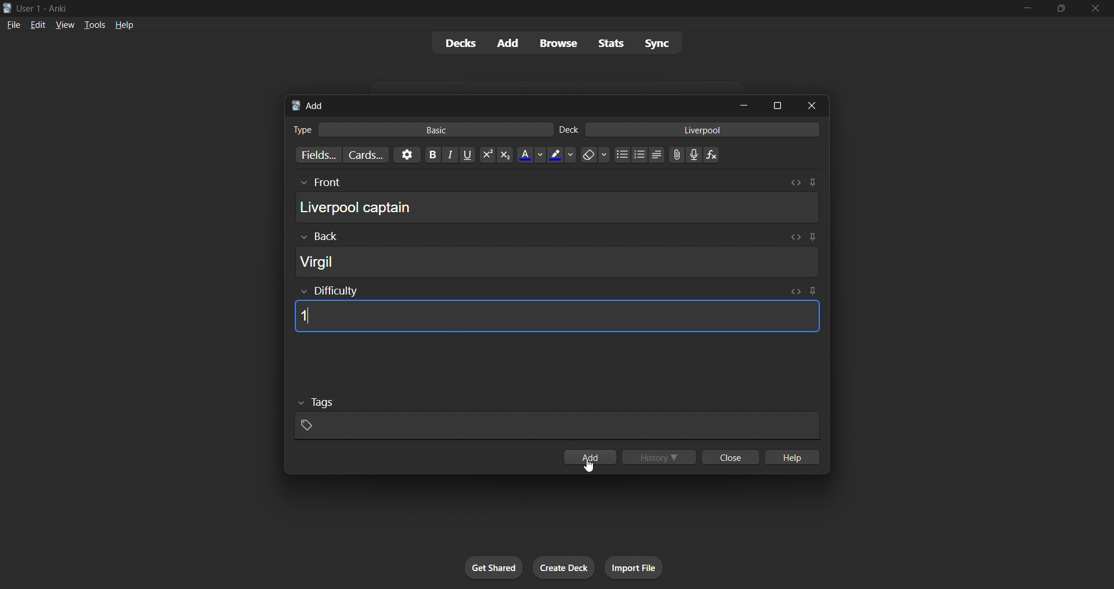  Describe the element at coordinates (812, 106) in the screenshot. I see `close` at that location.